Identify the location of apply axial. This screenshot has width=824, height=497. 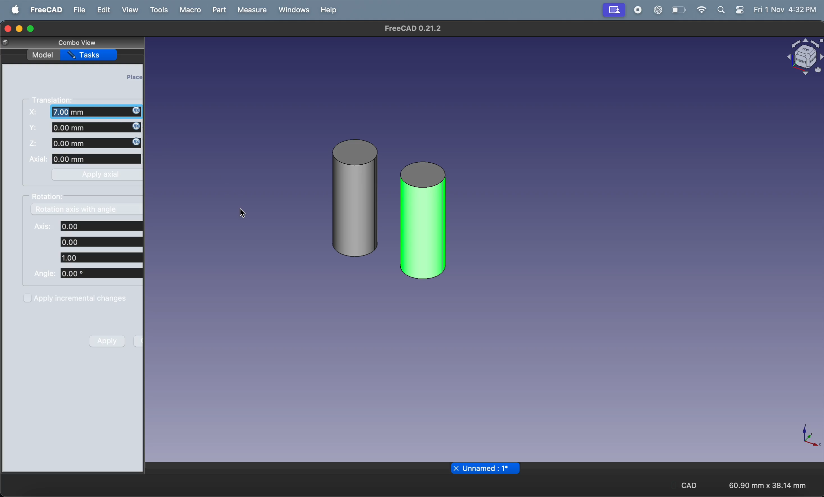
(96, 176).